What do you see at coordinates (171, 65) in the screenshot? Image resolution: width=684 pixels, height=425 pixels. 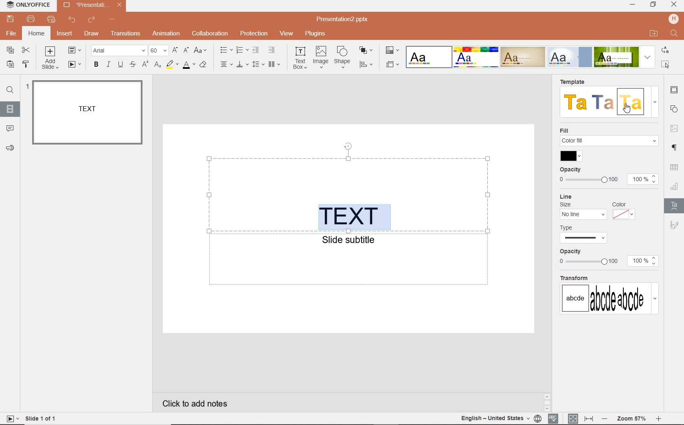 I see `HIGHLIGHT COLOR` at bounding box center [171, 65].